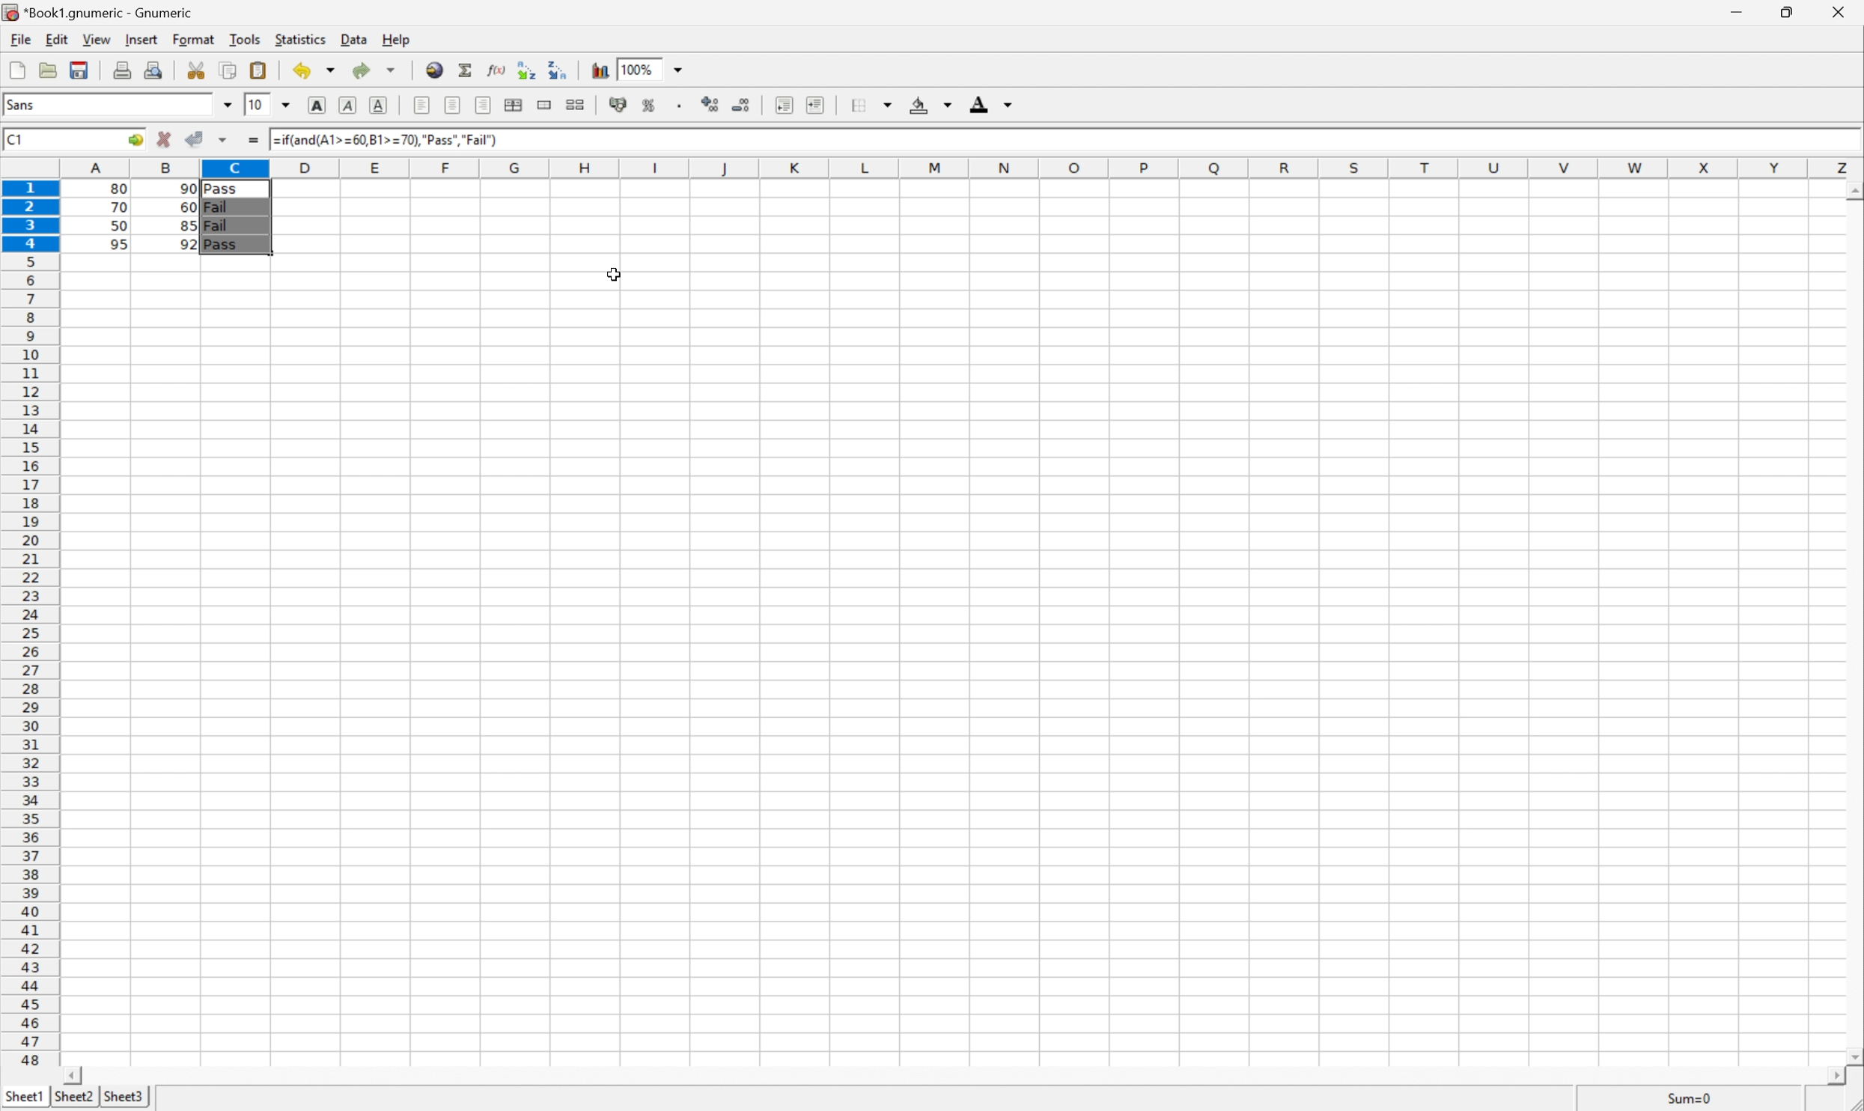 The width and height of the screenshot is (1864, 1111). I want to click on Center horizontally across selection, so click(517, 103).